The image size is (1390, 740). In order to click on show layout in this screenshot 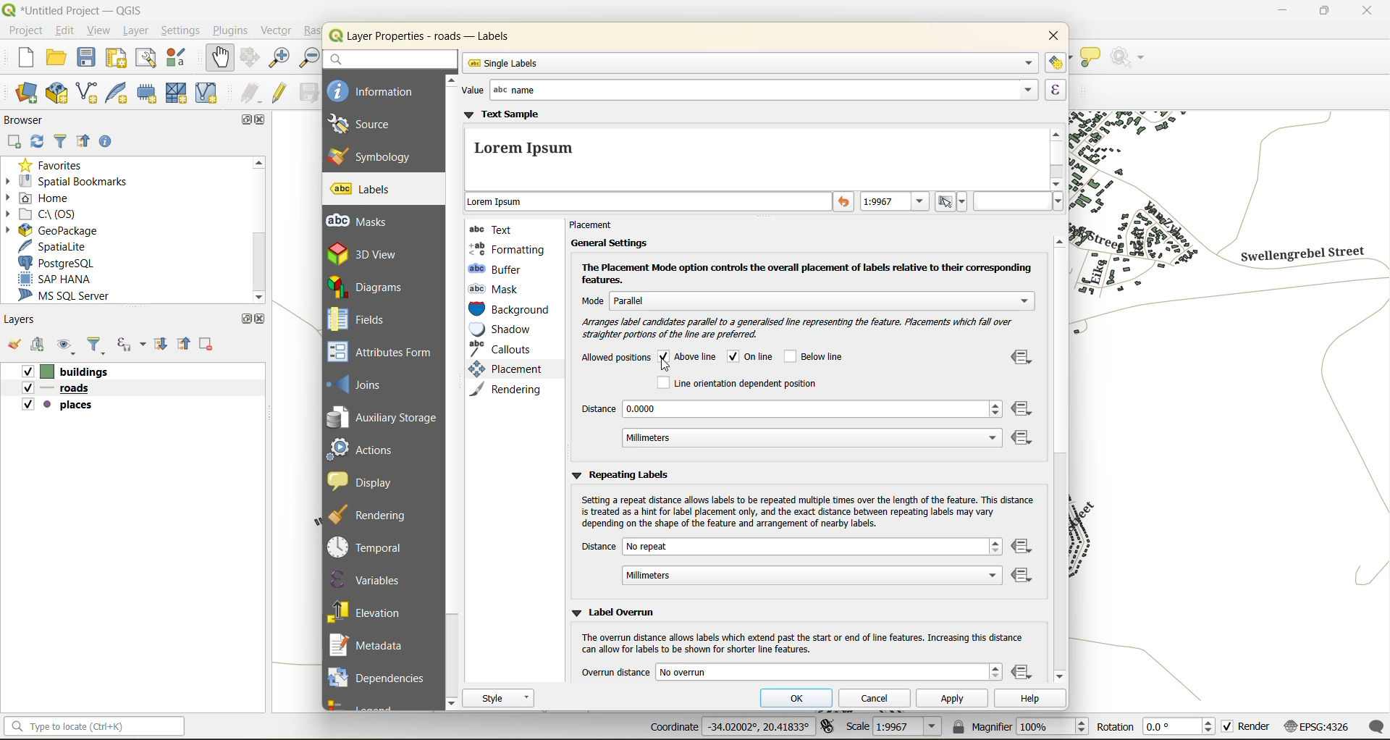, I will do `click(144, 58)`.